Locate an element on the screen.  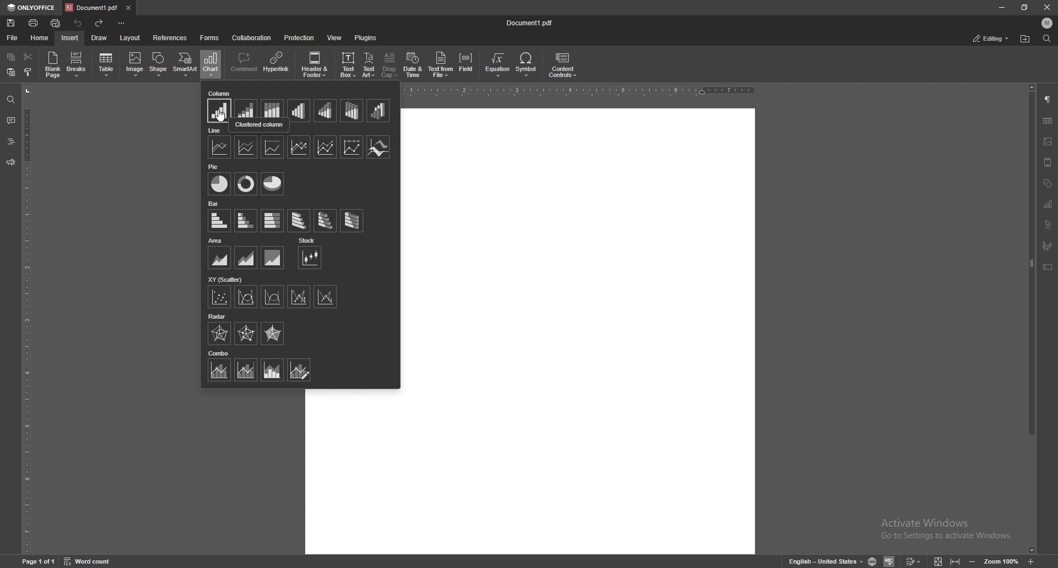
text box is located at coordinates (1048, 267).